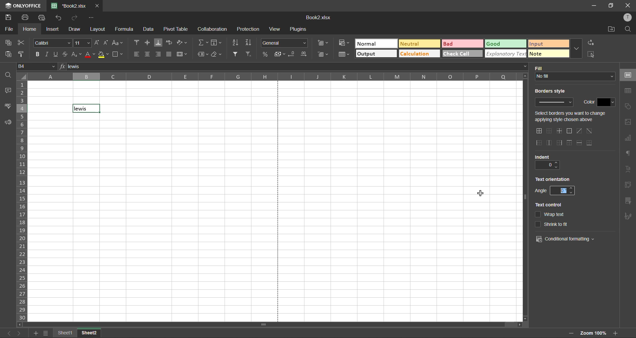 The width and height of the screenshot is (636, 338). Describe the element at coordinates (297, 67) in the screenshot. I see `formula bar` at that location.